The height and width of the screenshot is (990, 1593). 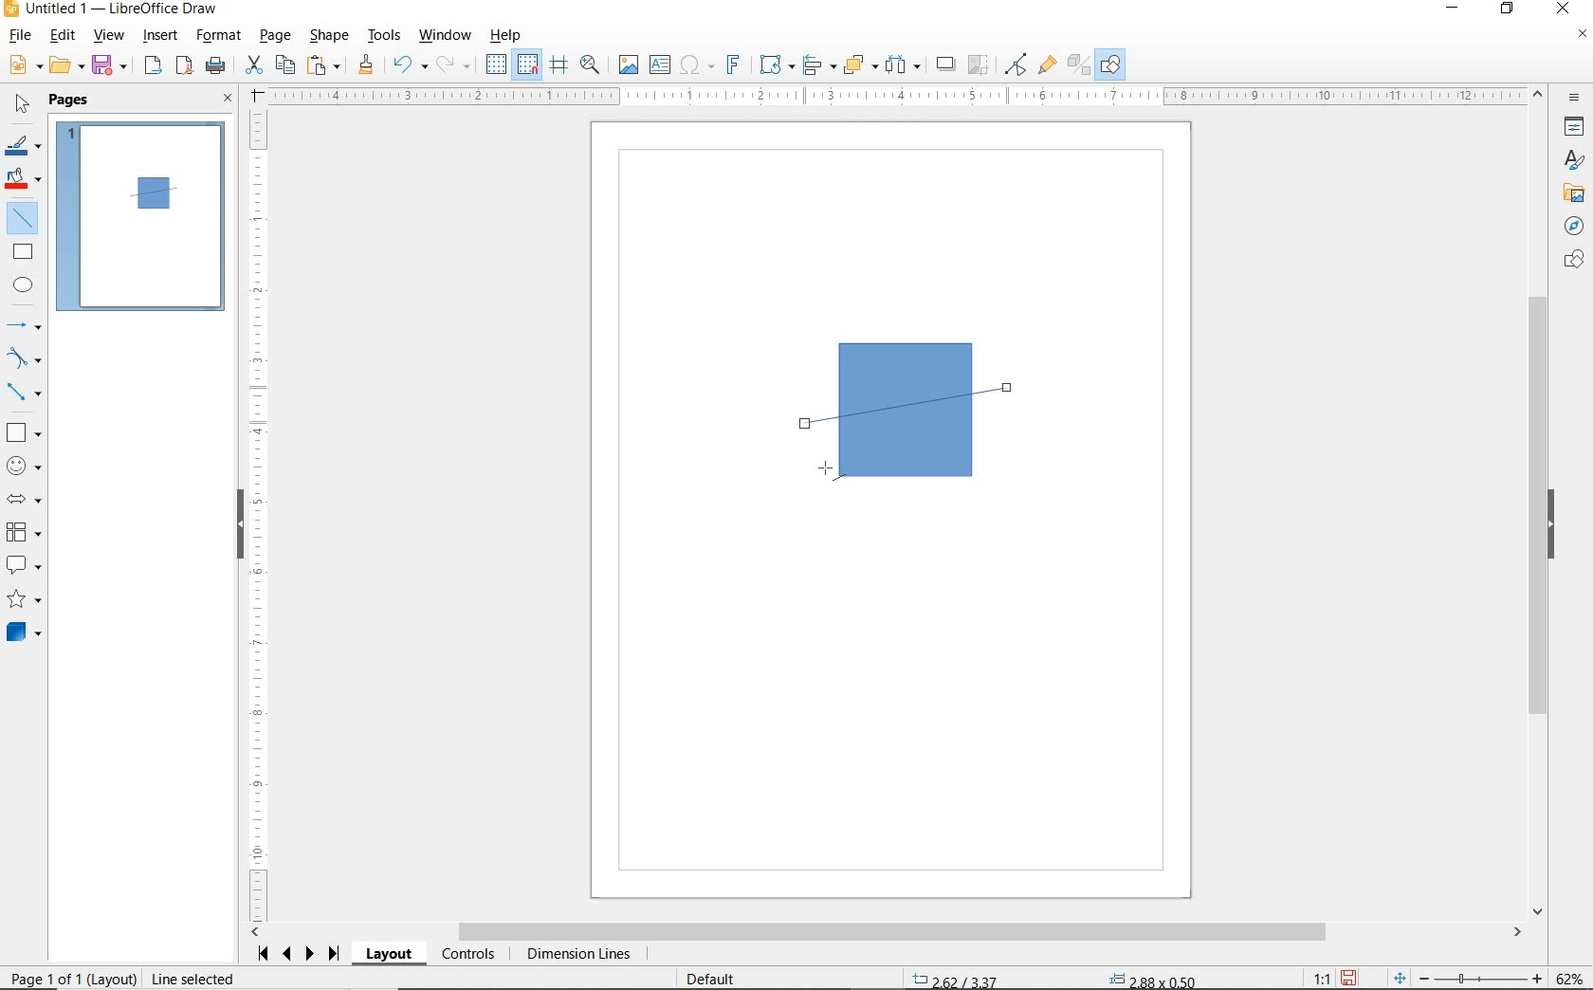 What do you see at coordinates (25, 181) in the screenshot?
I see `FILL COLOR` at bounding box center [25, 181].